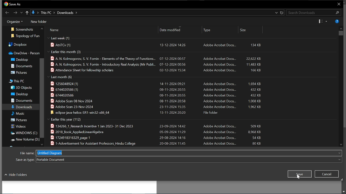 This screenshot has height=194, width=346. Describe the element at coordinates (327, 174) in the screenshot. I see `Close` at that location.